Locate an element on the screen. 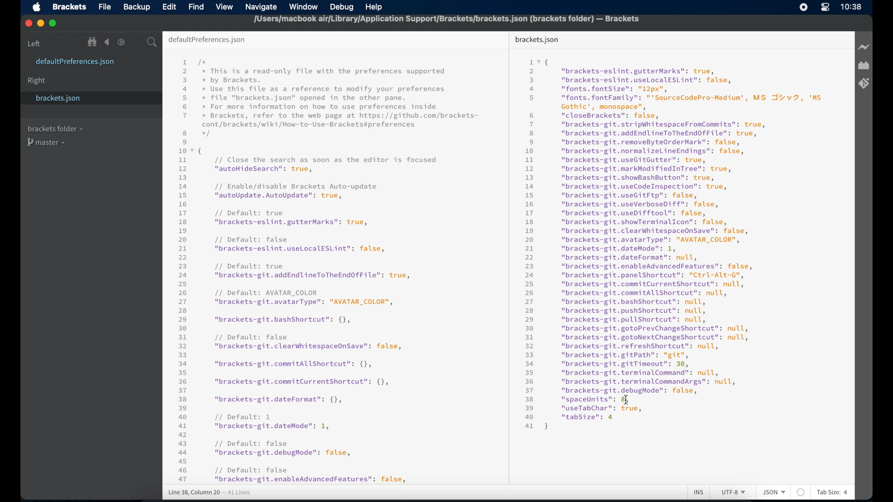  backup is located at coordinates (137, 7).